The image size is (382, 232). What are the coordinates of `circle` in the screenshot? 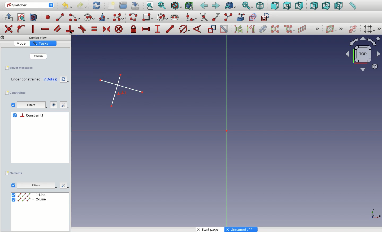 It's located at (89, 17).